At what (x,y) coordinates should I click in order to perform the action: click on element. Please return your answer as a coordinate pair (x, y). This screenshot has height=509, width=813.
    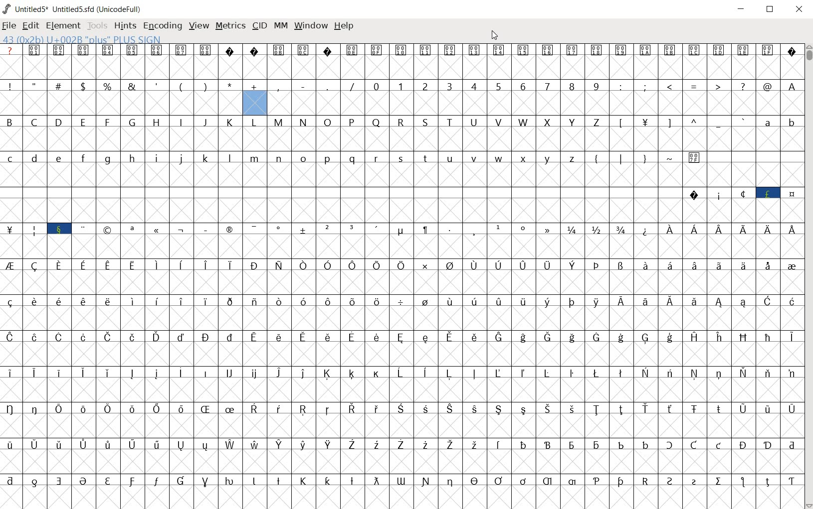
    Looking at the image, I should click on (61, 24).